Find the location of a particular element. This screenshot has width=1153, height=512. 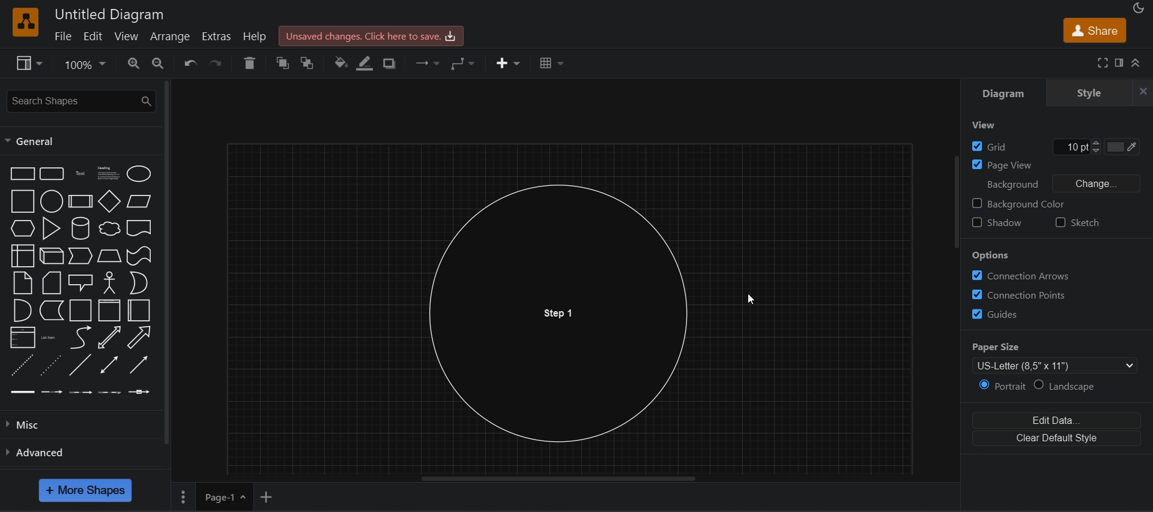

100 is located at coordinates (88, 65).